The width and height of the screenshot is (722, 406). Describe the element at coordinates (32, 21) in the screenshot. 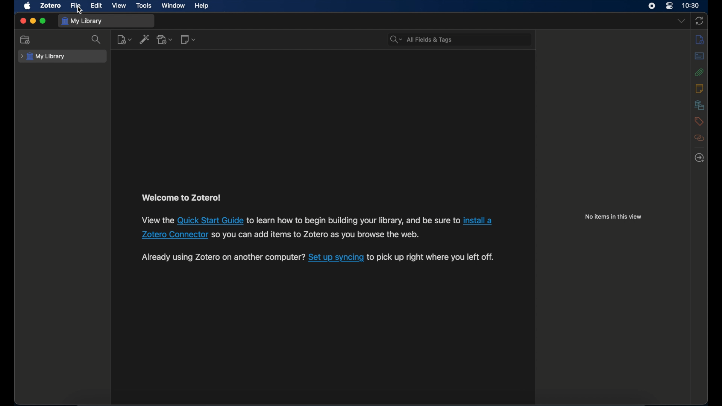

I see `minimize` at that location.